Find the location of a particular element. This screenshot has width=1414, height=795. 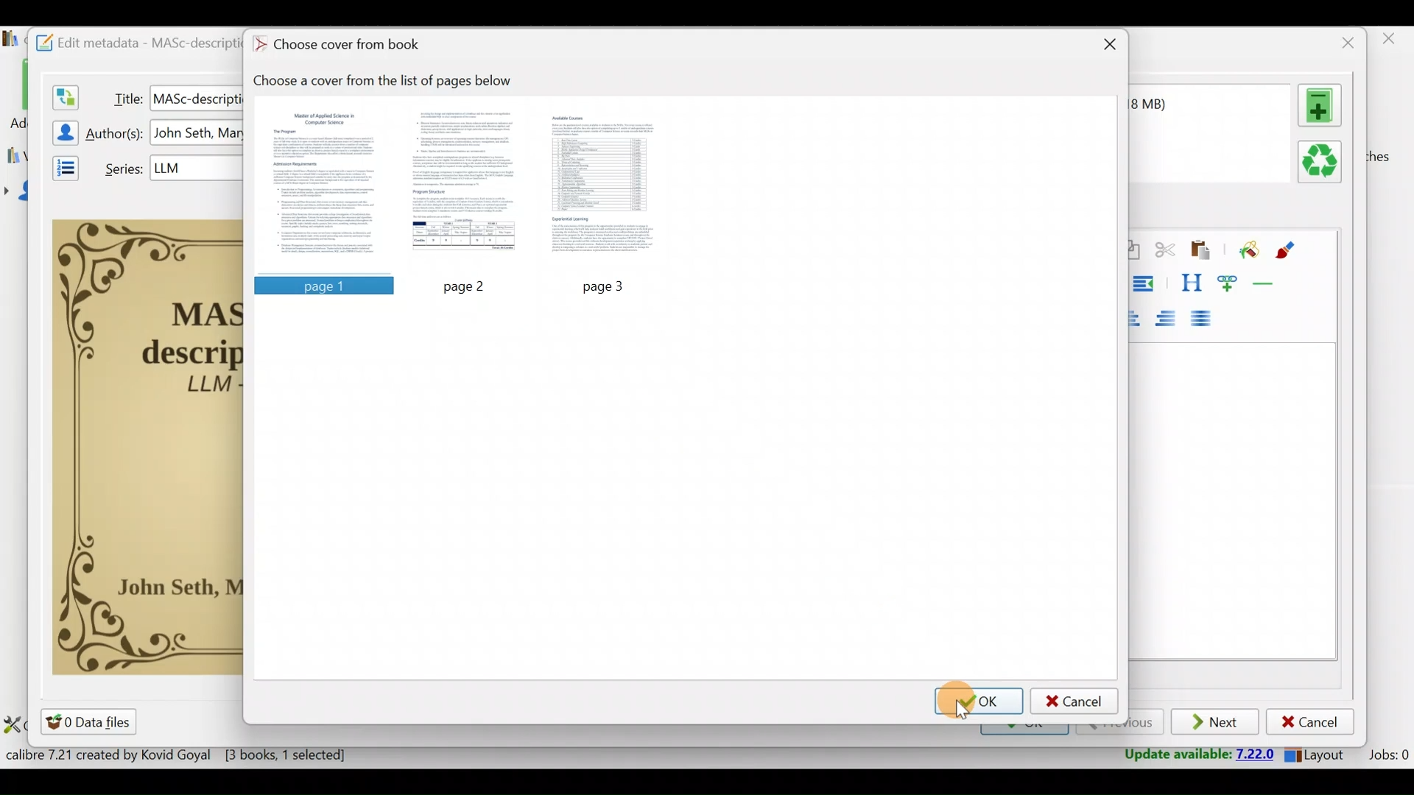

Cut is located at coordinates (1165, 252).